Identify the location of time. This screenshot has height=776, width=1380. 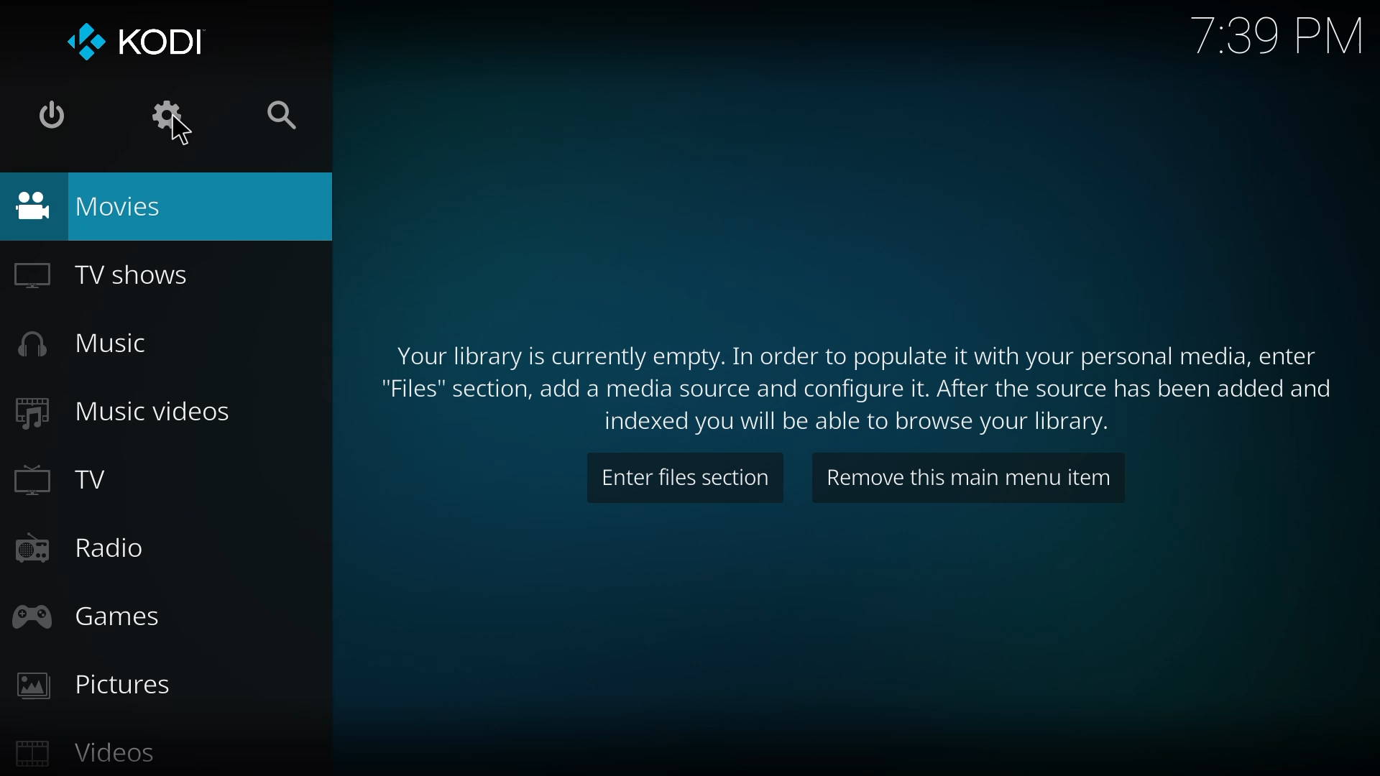
(1282, 34).